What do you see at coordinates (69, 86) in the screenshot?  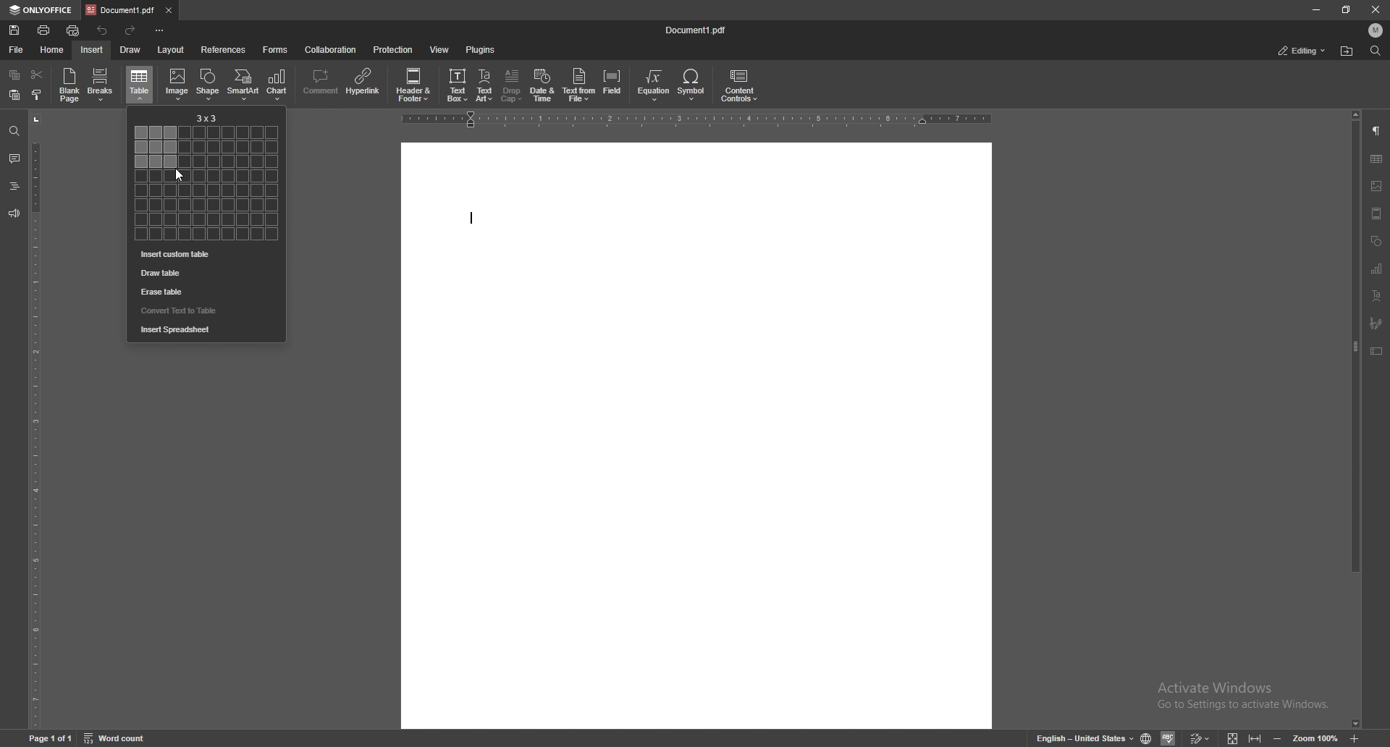 I see `blank page` at bounding box center [69, 86].